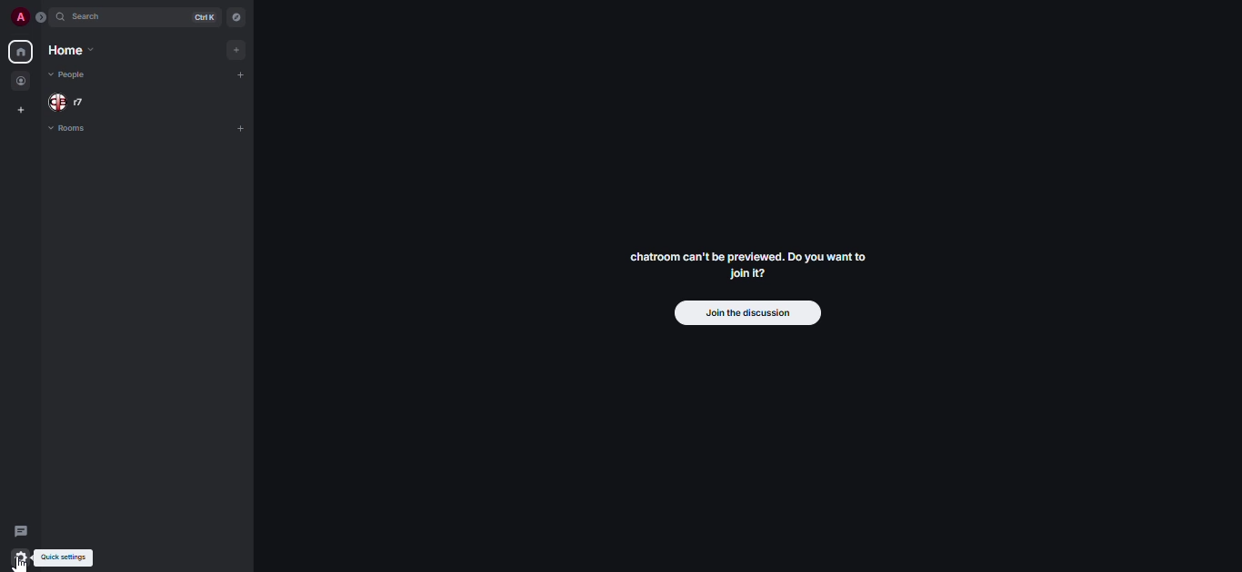 The image size is (1242, 572). Describe the element at coordinates (746, 314) in the screenshot. I see `join the discussion` at that location.